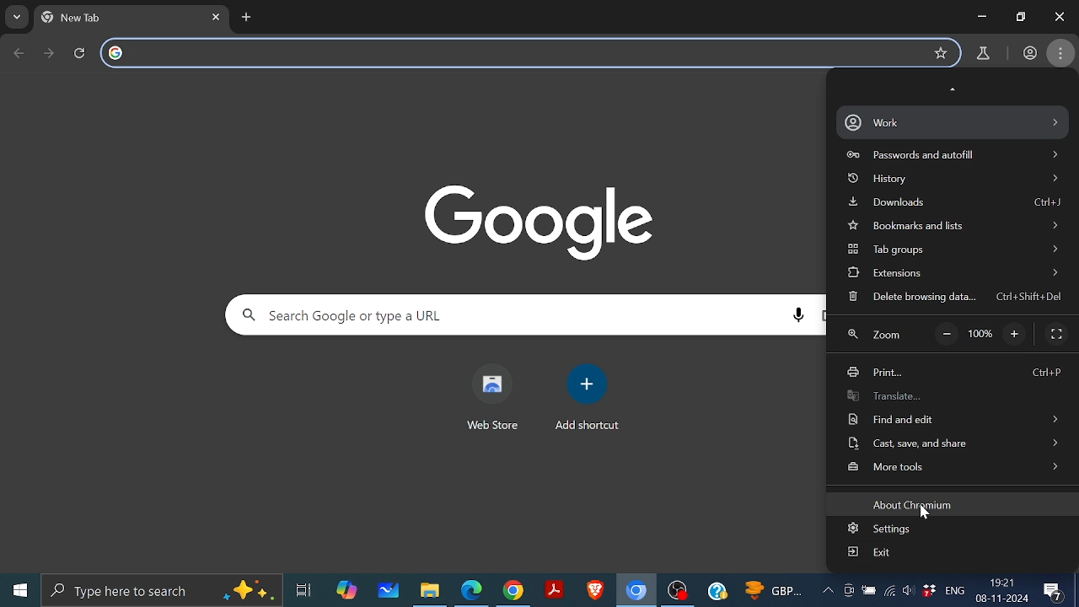  I want to click on Full screen, so click(1056, 333).